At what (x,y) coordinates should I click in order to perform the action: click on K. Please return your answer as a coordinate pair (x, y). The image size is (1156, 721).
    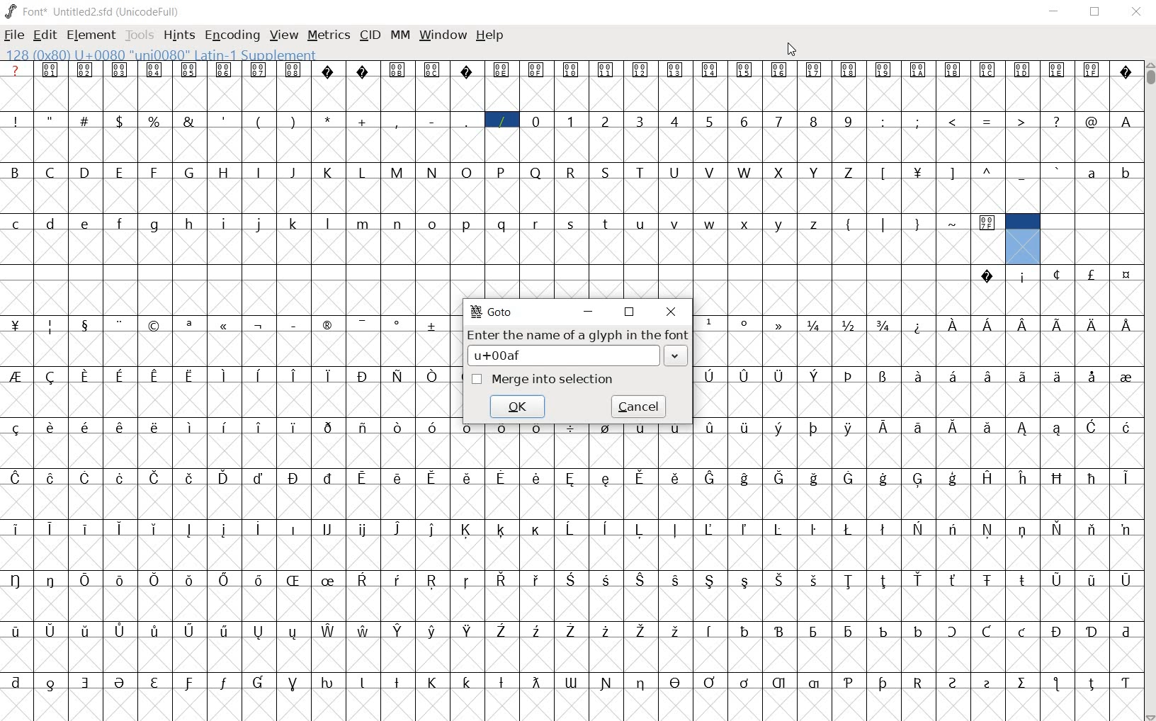
    Looking at the image, I should click on (329, 171).